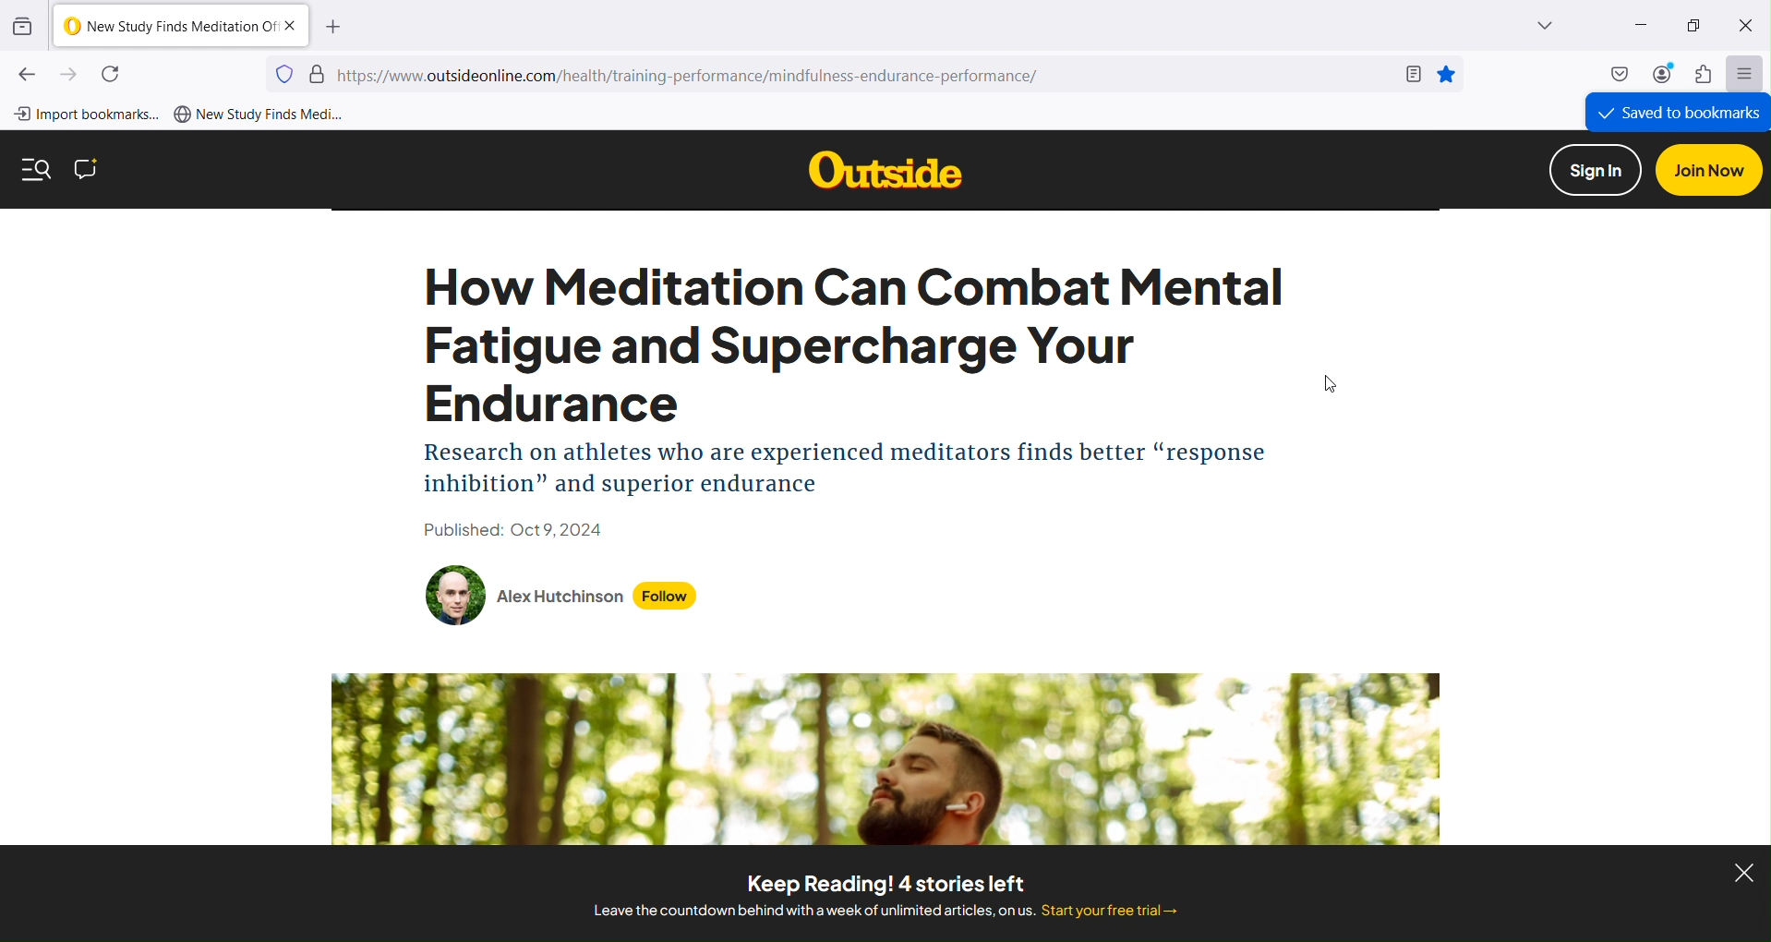  Describe the element at coordinates (284, 73) in the screenshot. I see `Blocking social media trackers, cross-site tracking cookies and fingerprints` at that location.